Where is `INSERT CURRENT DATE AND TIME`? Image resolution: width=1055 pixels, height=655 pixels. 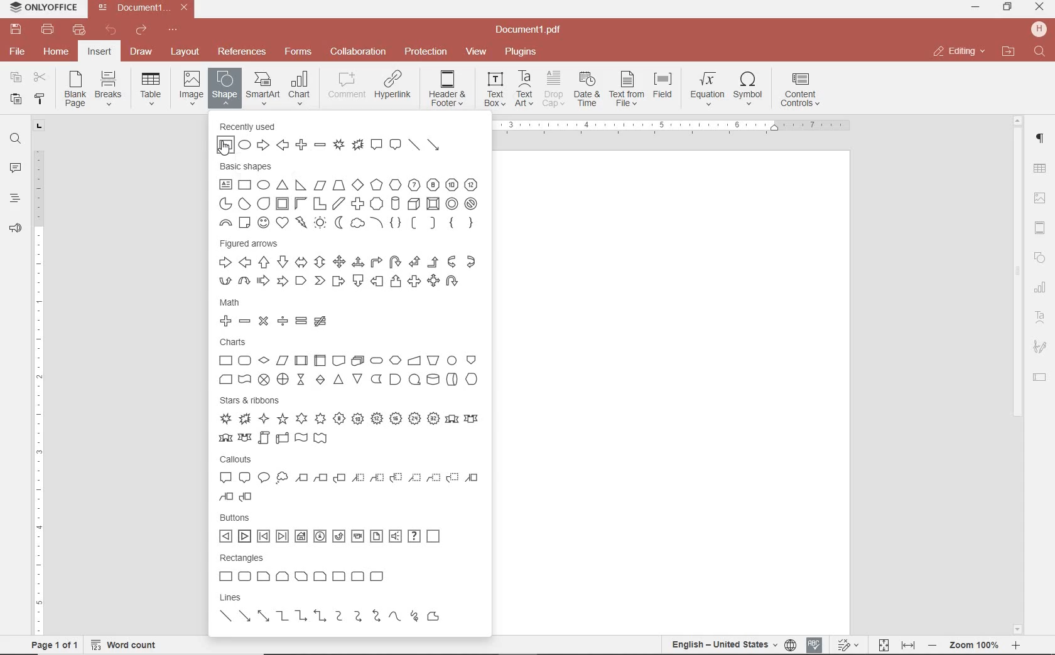 INSERT CURRENT DATE AND TIME is located at coordinates (585, 90).